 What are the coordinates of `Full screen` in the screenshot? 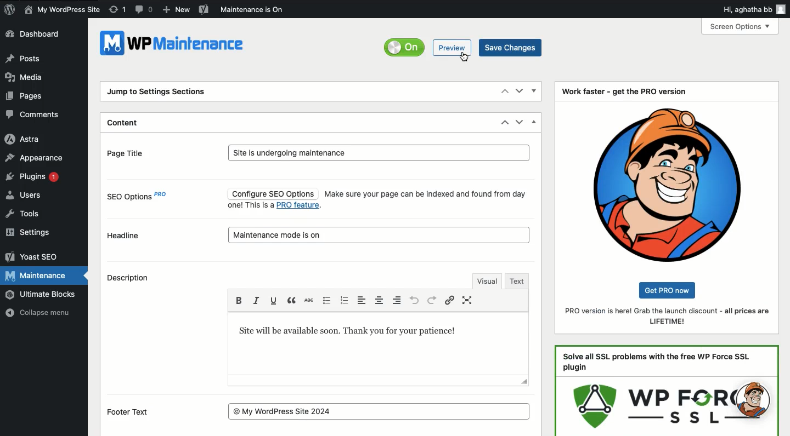 It's located at (469, 300).